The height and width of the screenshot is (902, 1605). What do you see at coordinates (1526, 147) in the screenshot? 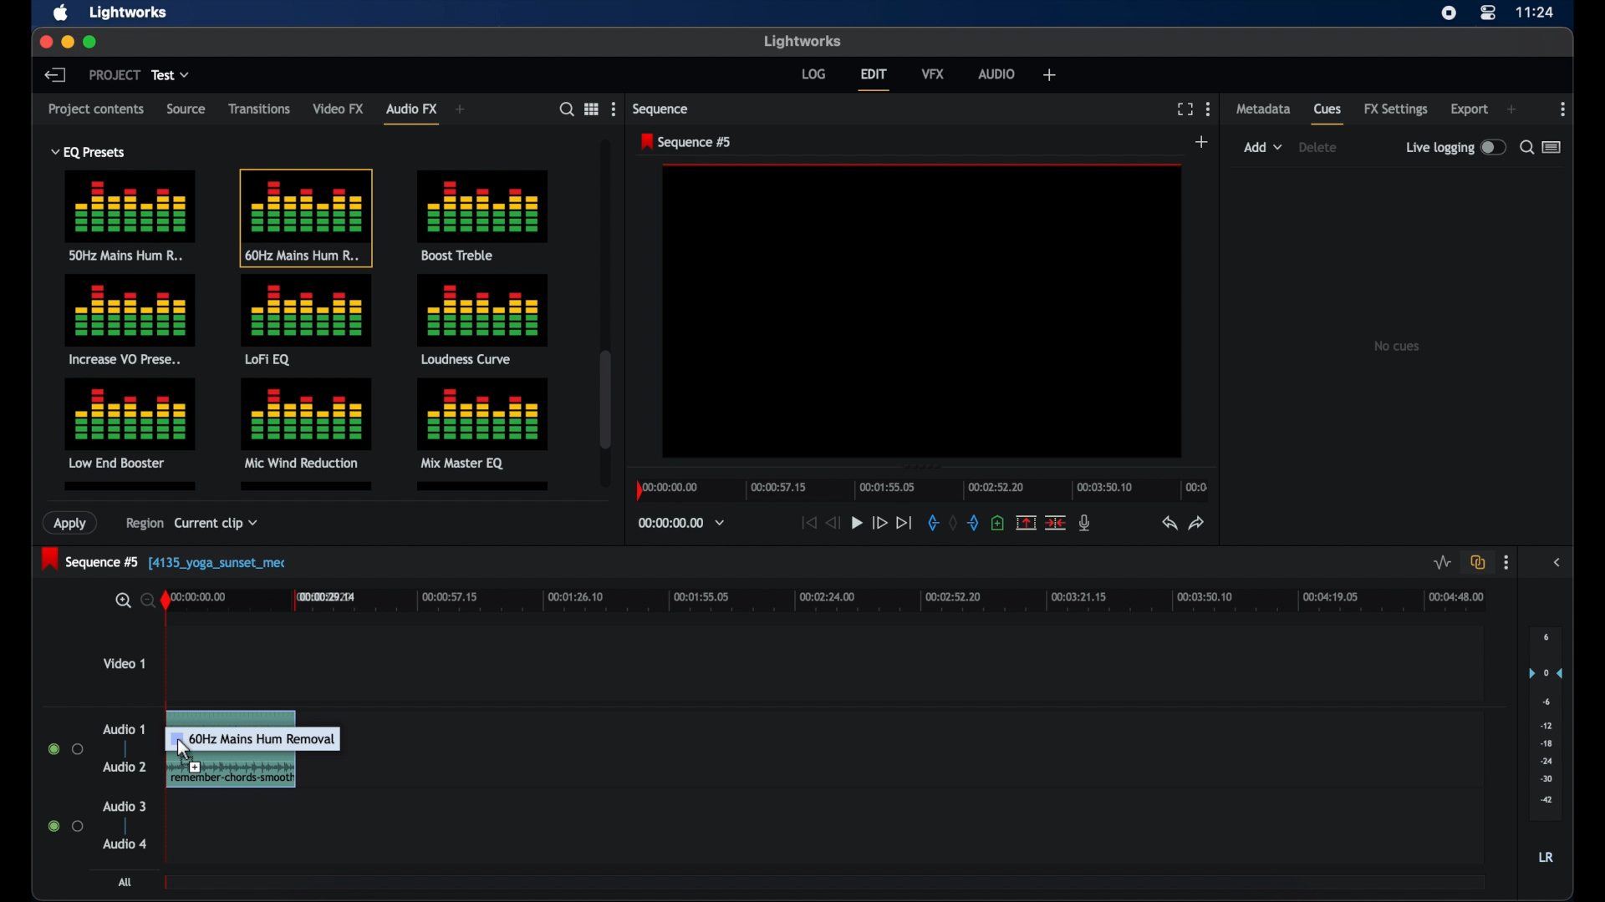
I see `search` at bounding box center [1526, 147].